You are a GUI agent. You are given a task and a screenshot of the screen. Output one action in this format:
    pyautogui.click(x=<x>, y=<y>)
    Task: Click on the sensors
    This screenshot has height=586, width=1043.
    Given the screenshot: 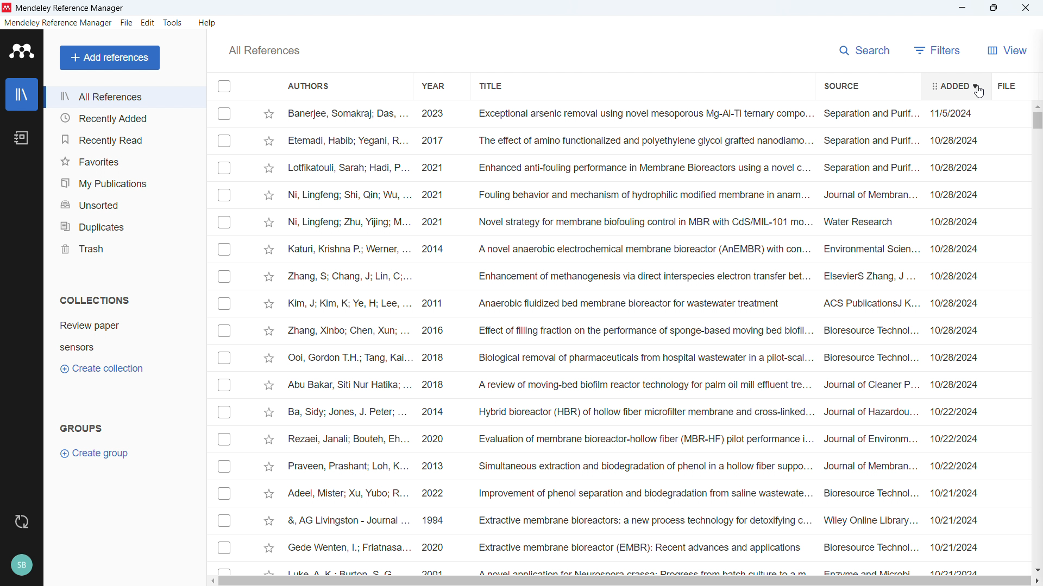 What is the action you would take?
    pyautogui.click(x=77, y=347)
    